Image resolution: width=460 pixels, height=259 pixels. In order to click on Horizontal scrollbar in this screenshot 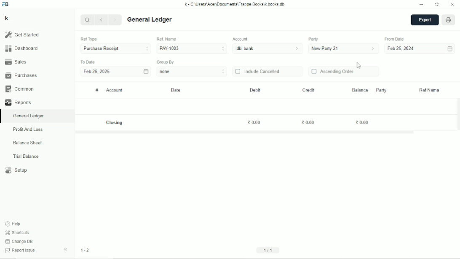, I will do `click(245, 132)`.